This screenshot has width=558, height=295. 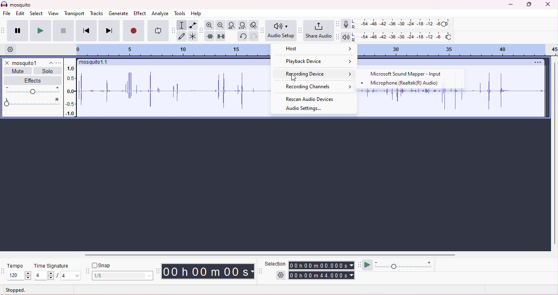 What do you see at coordinates (368, 264) in the screenshot?
I see `play at speed/play at speed once` at bounding box center [368, 264].